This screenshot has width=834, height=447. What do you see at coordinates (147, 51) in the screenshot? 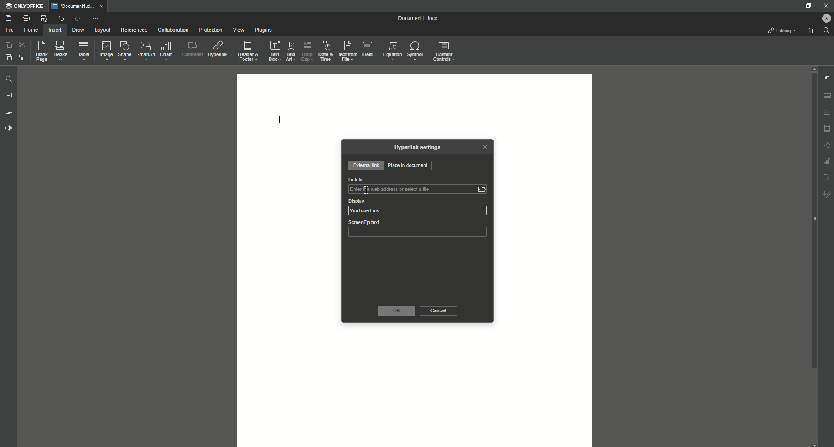
I see `SmartArt` at bounding box center [147, 51].